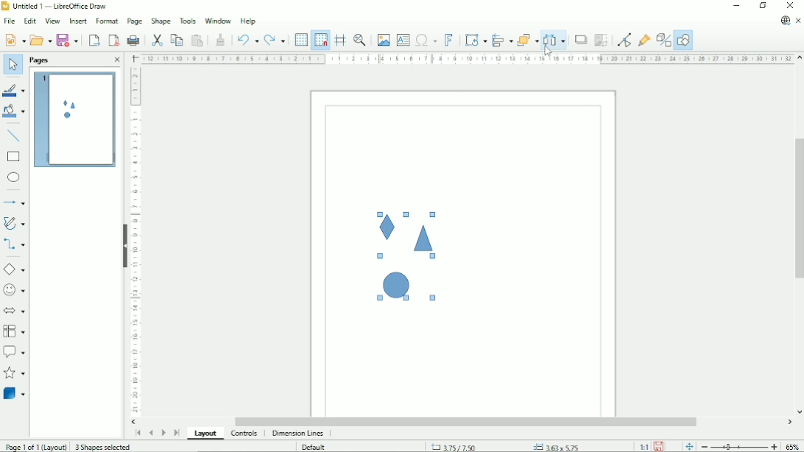 This screenshot has height=452, width=804. I want to click on View, so click(52, 20).